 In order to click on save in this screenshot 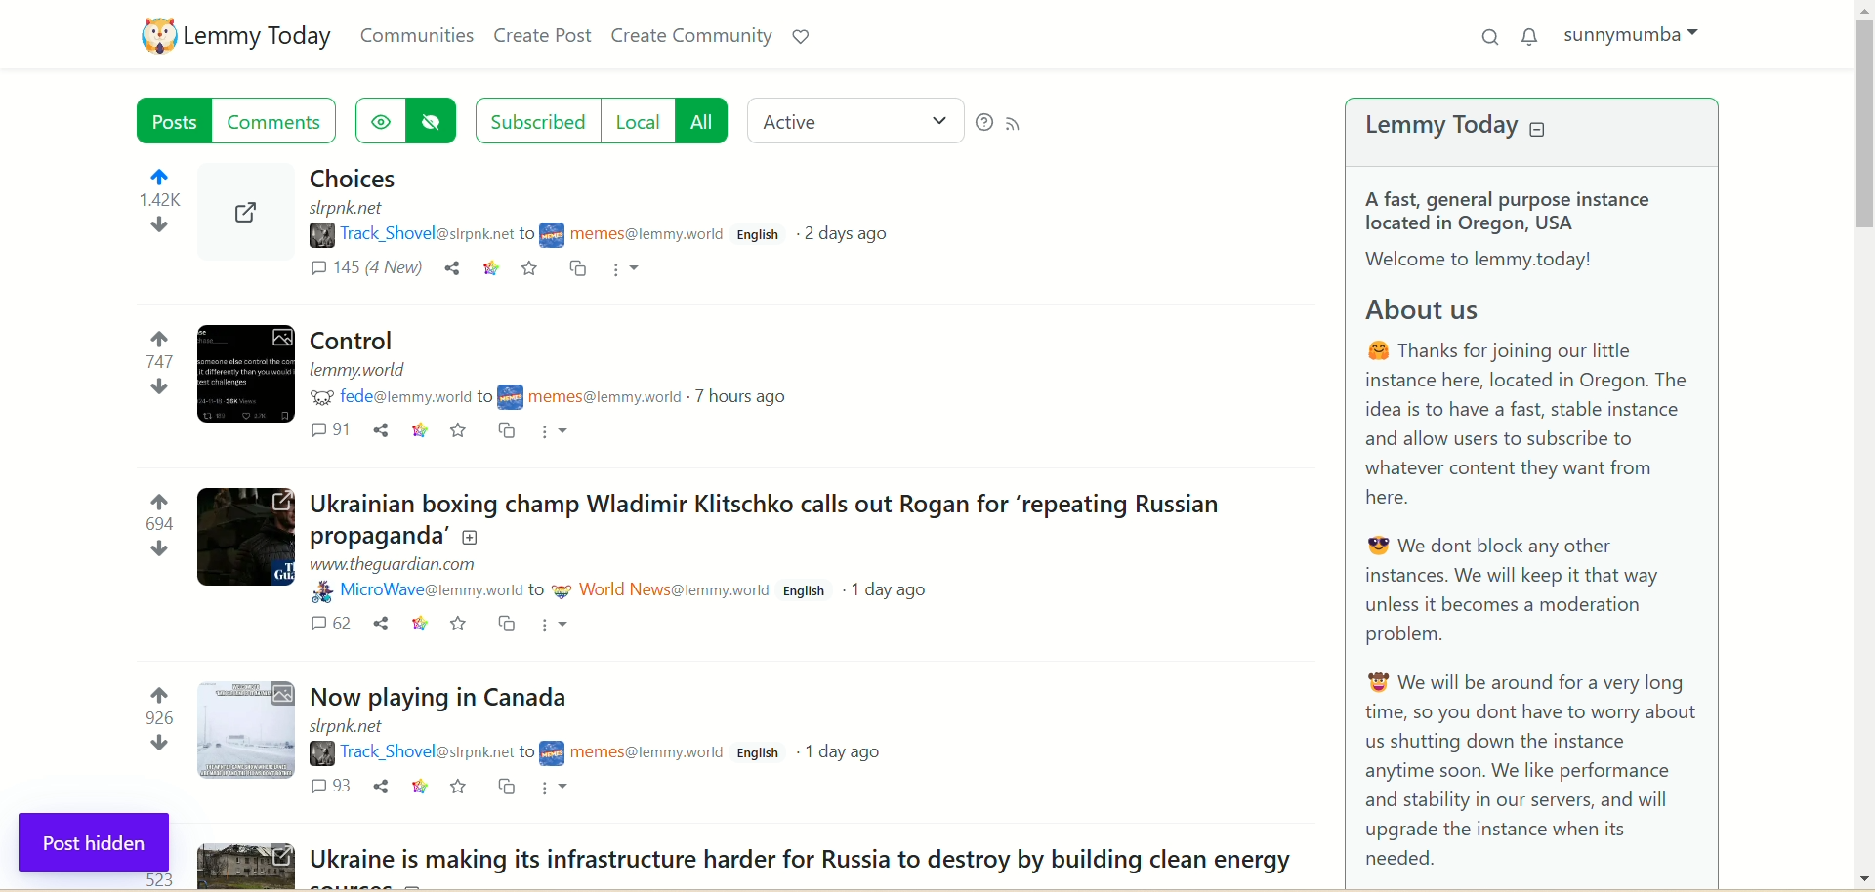, I will do `click(532, 271)`.